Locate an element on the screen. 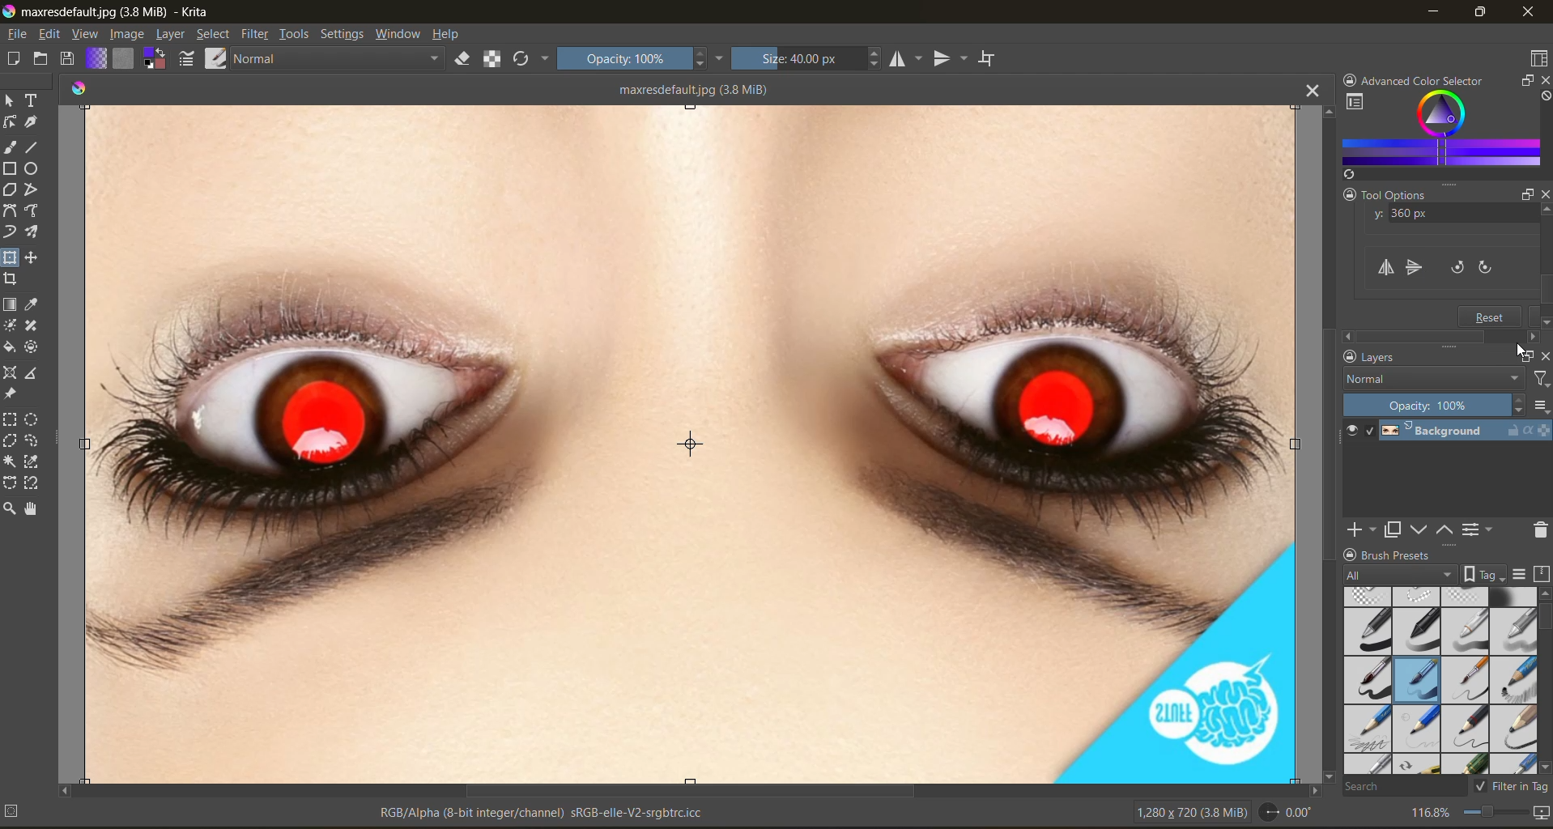 This screenshot has width=1553, height=829. open is located at coordinates (44, 61).